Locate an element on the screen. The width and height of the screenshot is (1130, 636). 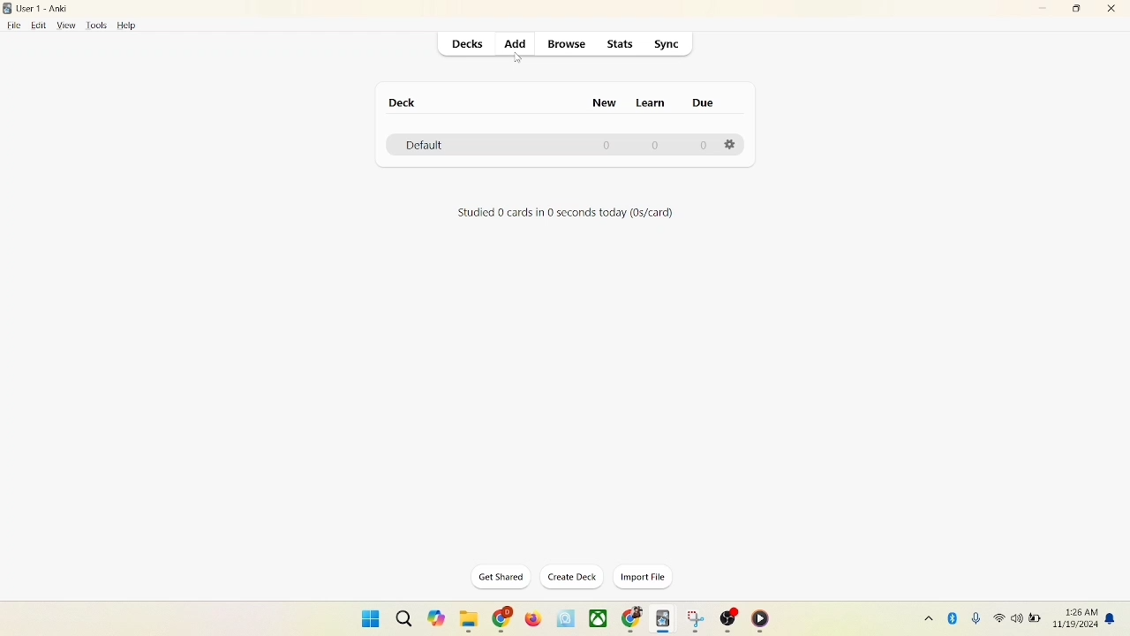
 is located at coordinates (608, 147).